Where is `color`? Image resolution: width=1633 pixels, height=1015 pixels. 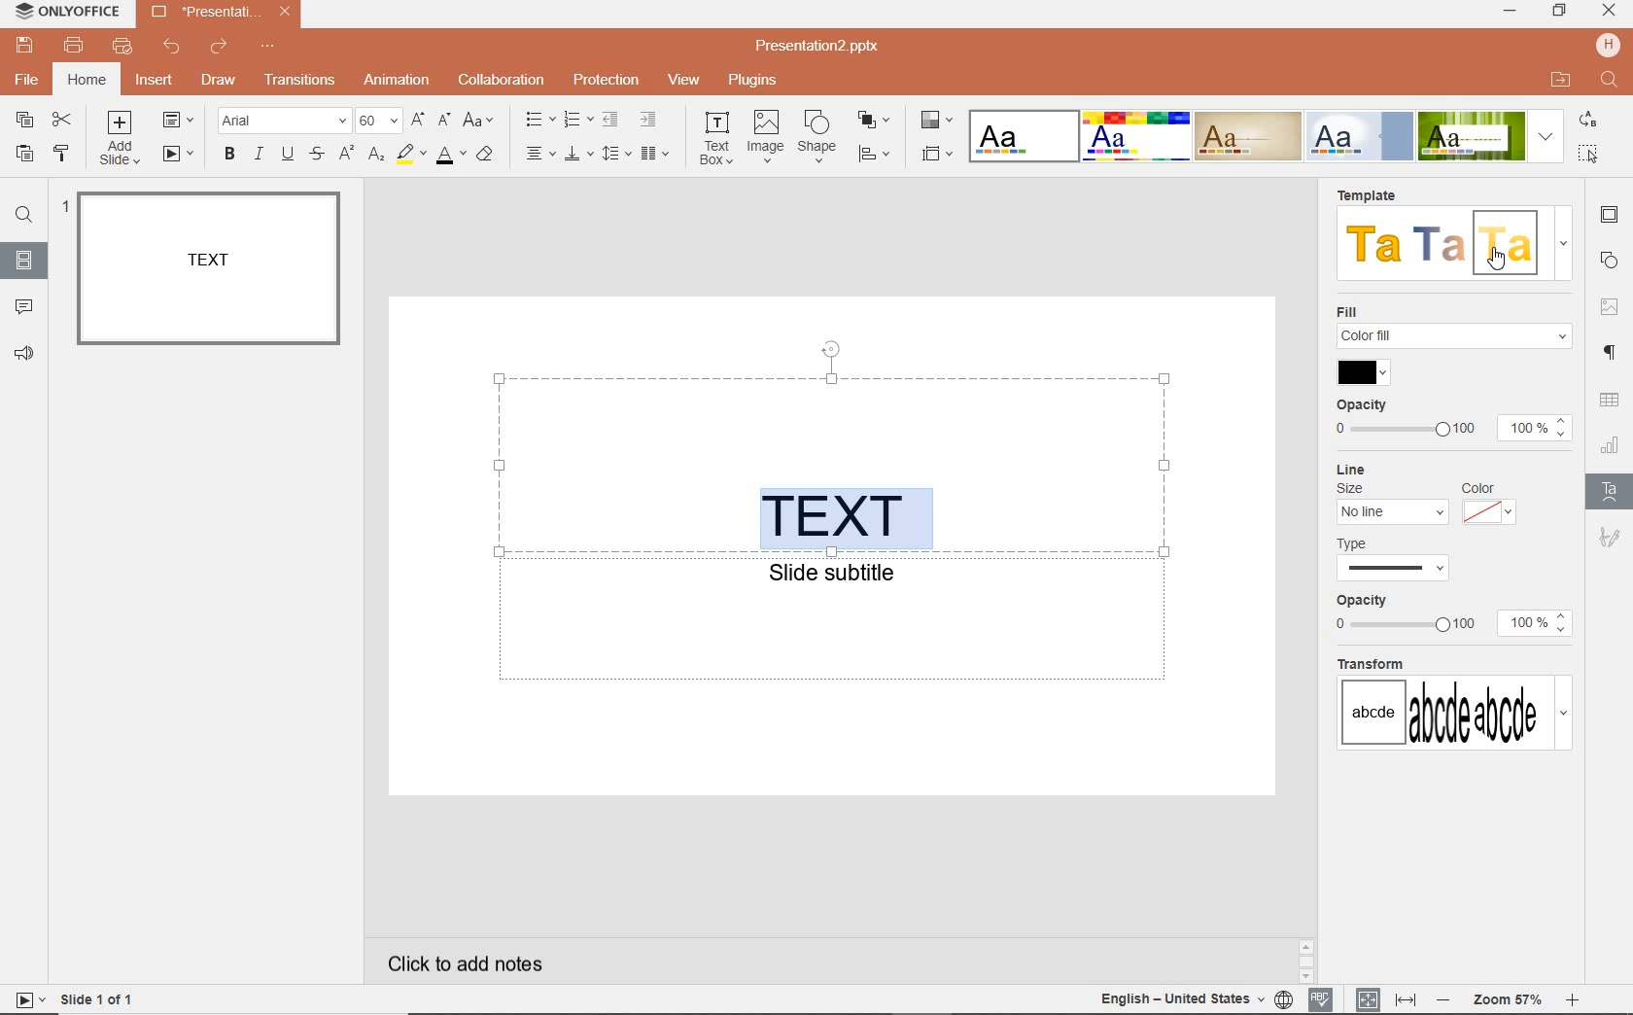 color is located at coordinates (1489, 505).